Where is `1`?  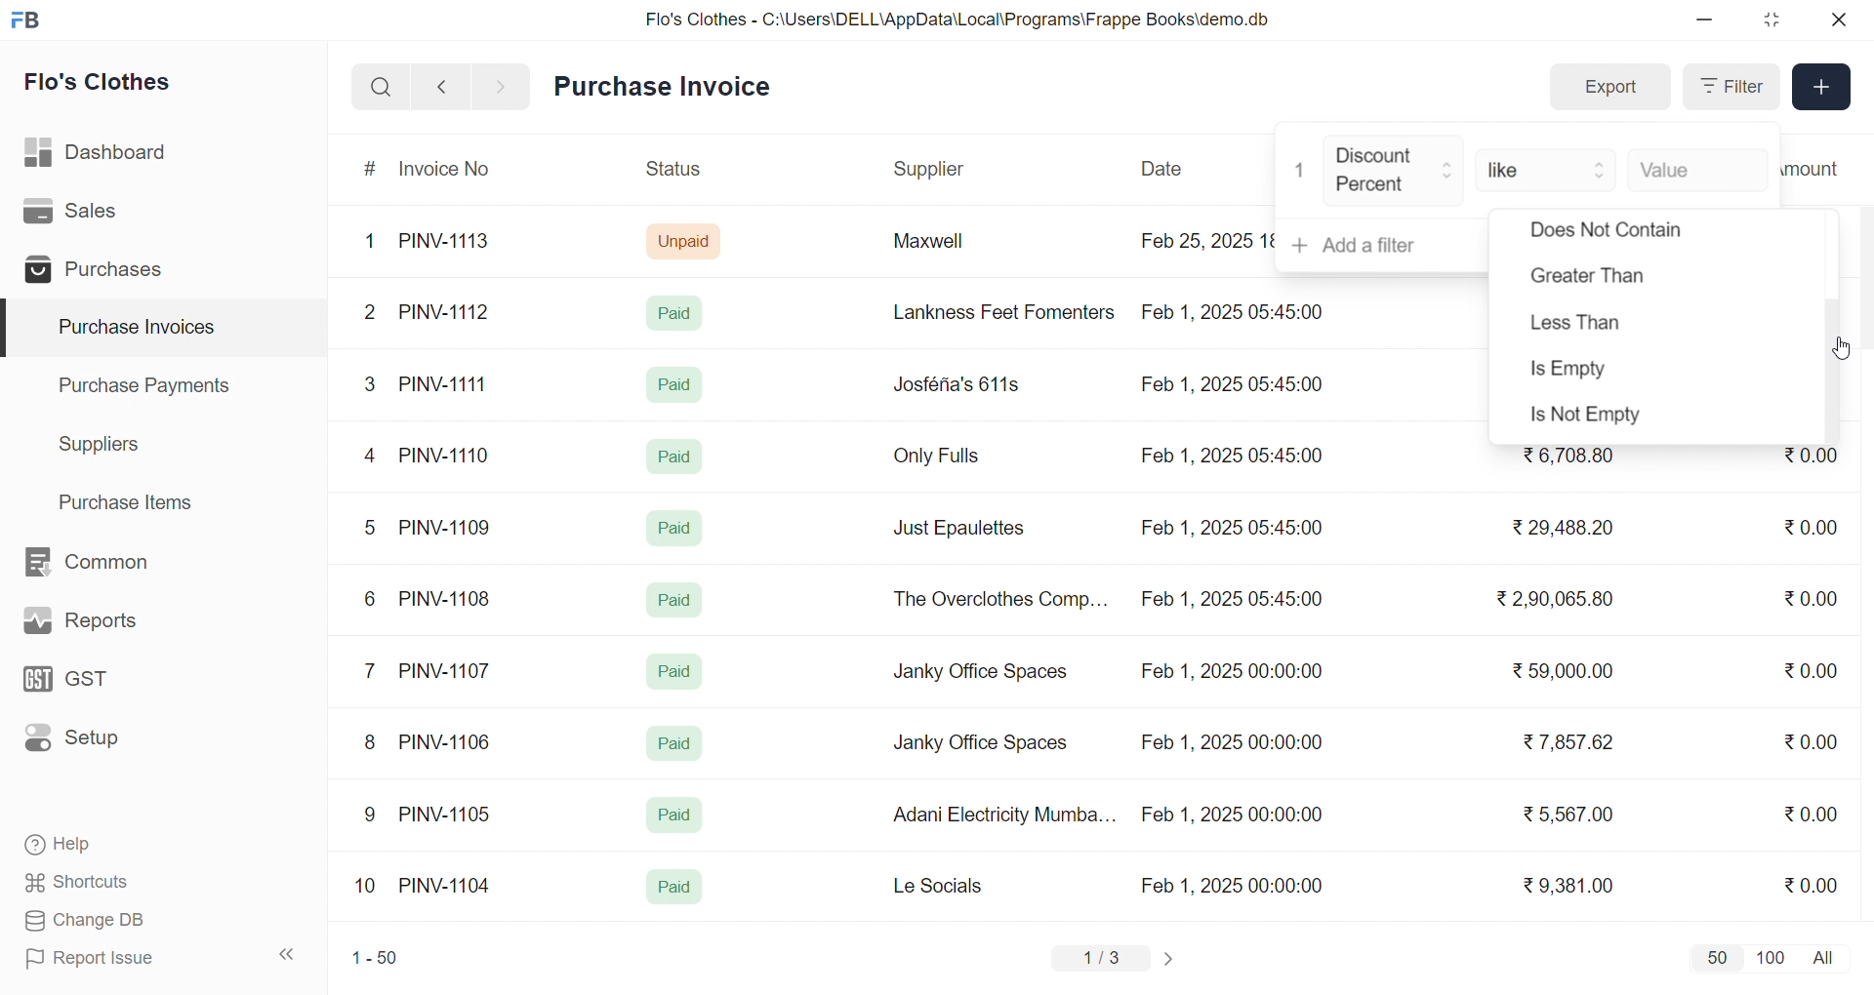
1 is located at coordinates (374, 242).